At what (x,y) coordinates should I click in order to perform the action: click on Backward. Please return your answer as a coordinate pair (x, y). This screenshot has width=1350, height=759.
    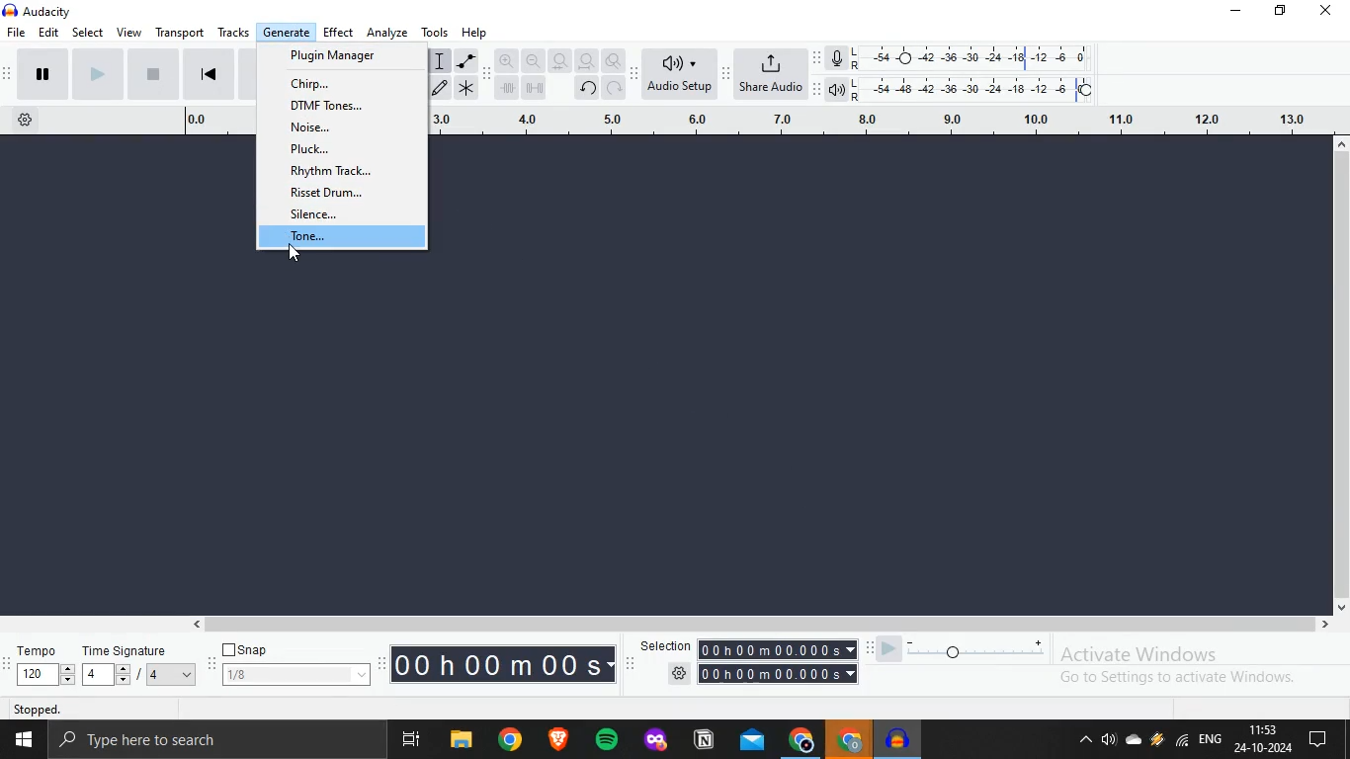
    Looking at the image, I should click on (213, 75).